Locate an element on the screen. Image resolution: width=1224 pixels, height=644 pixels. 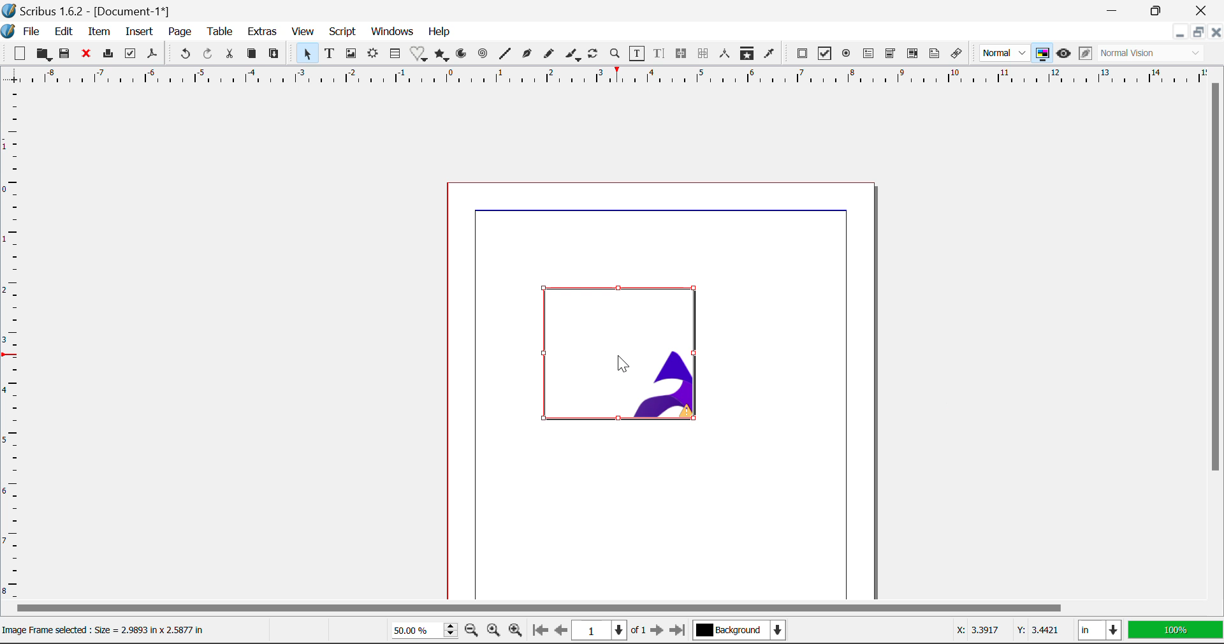
Pdf Listbox is located at coordinates (903, 57).